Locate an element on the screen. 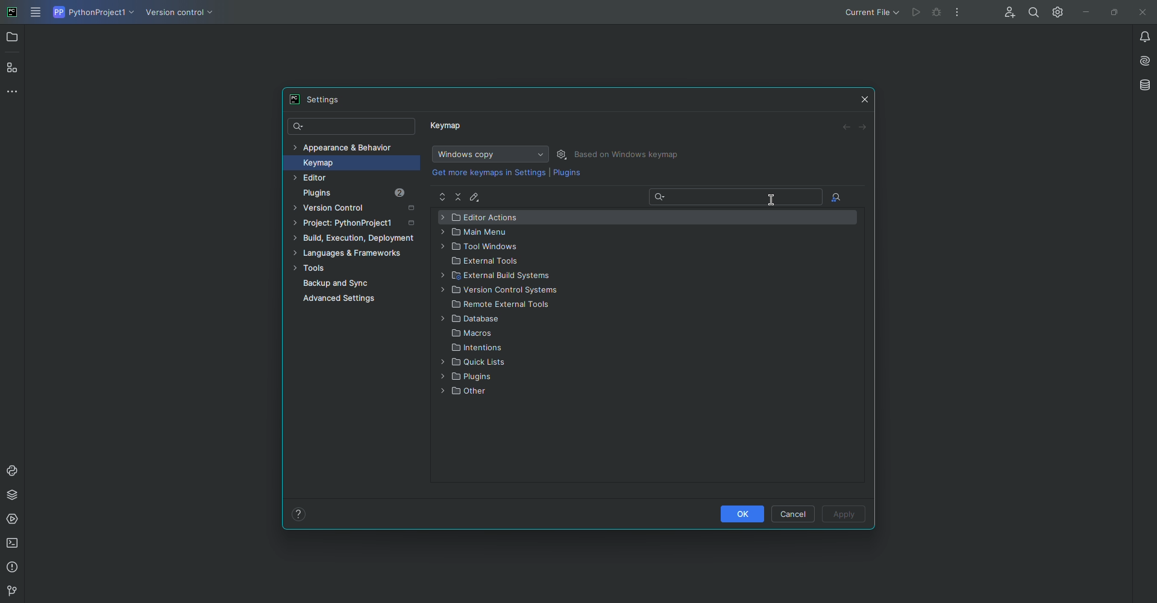  Find Actions is located at coordinates (836, 198).